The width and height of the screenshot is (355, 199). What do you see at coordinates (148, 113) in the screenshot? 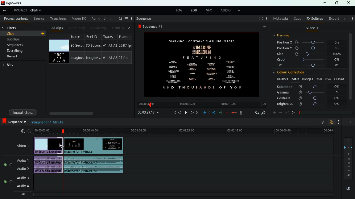
I see `time` at bounding box center [148, 113].